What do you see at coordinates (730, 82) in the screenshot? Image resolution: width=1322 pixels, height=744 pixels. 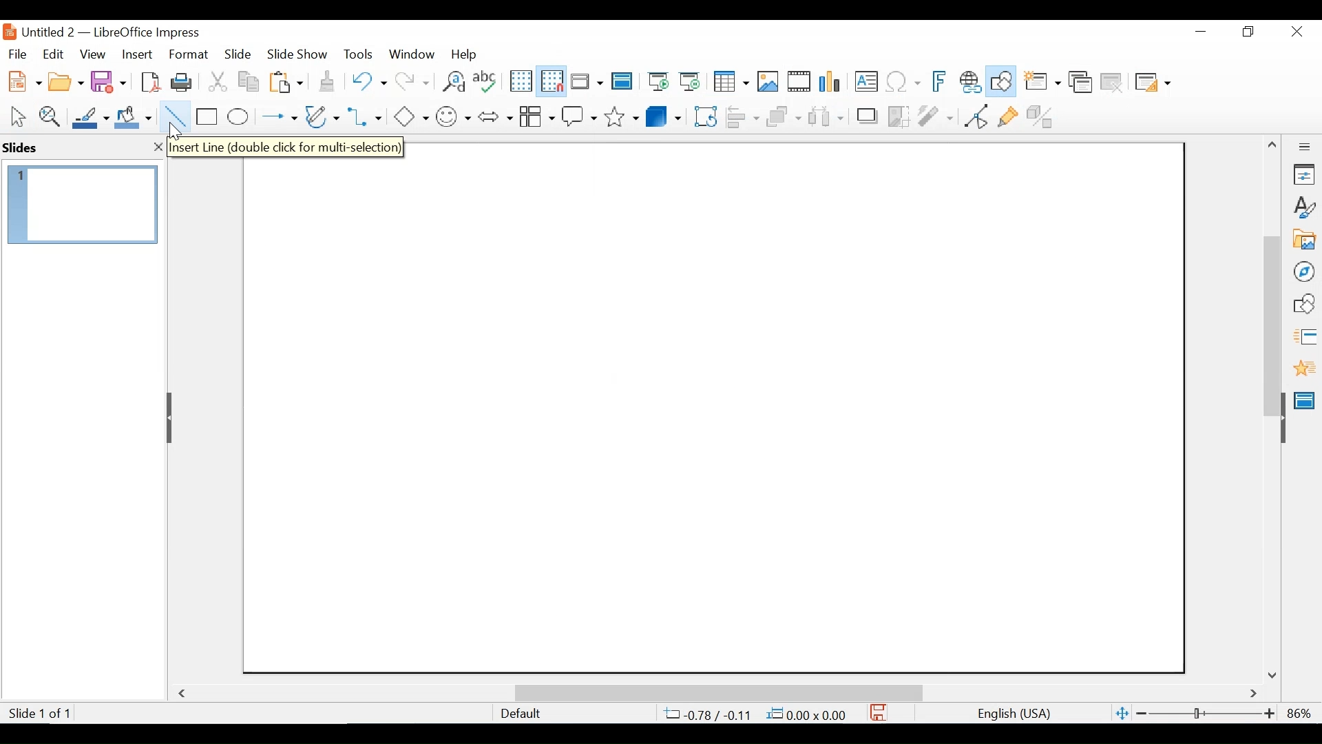 I see `Table` at bounding box center [730, 82].